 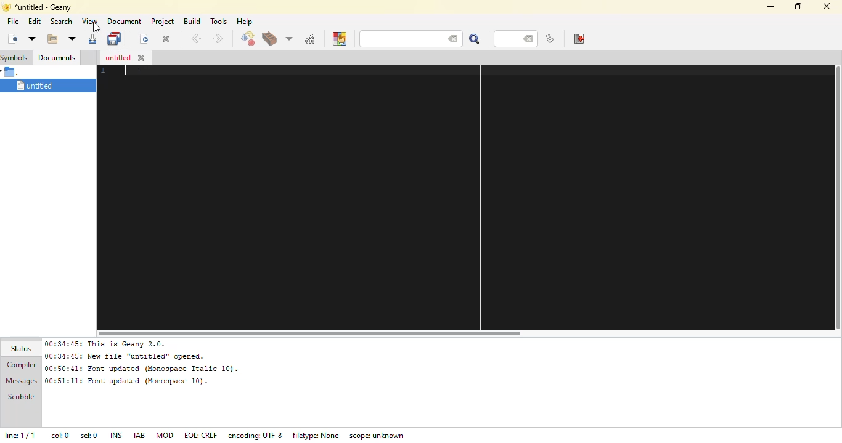 What do you see at coordinates (797, 6) in the screenshot?
I see `maximize` at bounding box center [797, 6].